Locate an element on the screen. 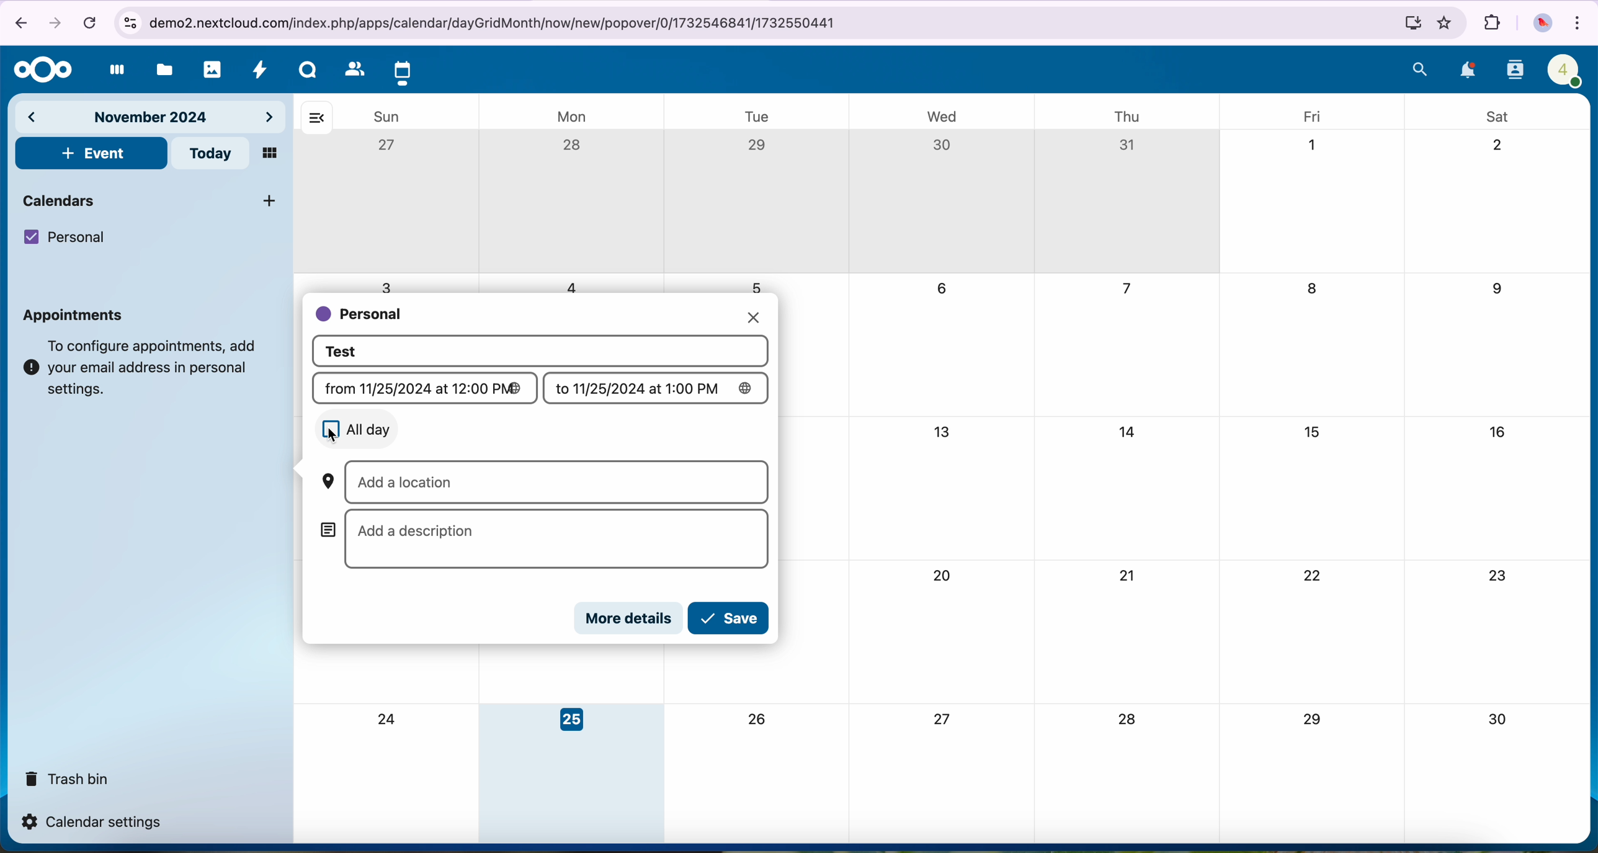 The height and width of the screenshot is (853, 1598). controls is located at coordinates (129, 23).